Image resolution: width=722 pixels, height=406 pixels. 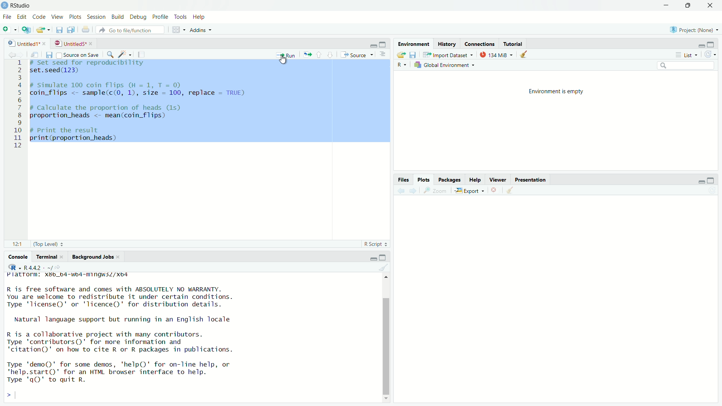 What do you see at coordinates (331, 55) in the screenshot?
I see `go to next section/chunk` at bounding box center [331, 55].